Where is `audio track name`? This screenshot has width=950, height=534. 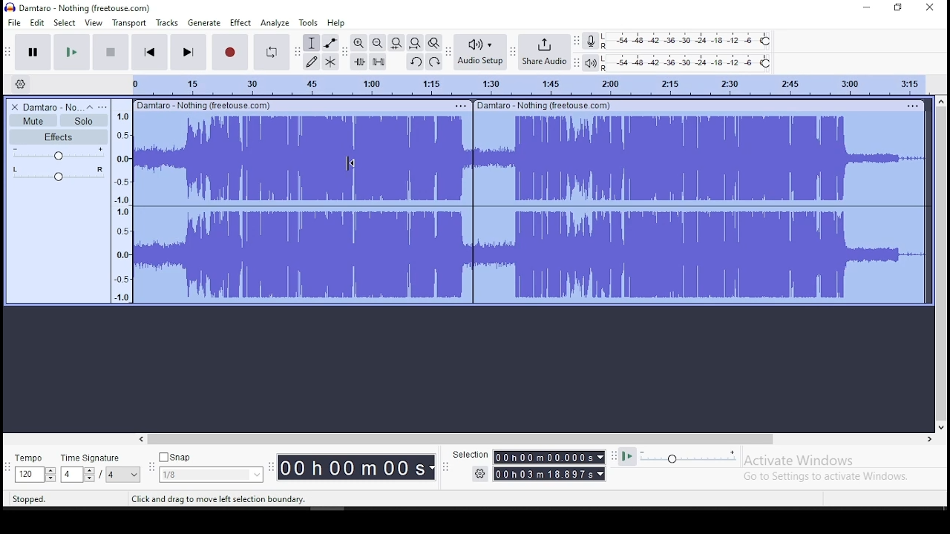
audio track name is located at coordinates (52, 108).